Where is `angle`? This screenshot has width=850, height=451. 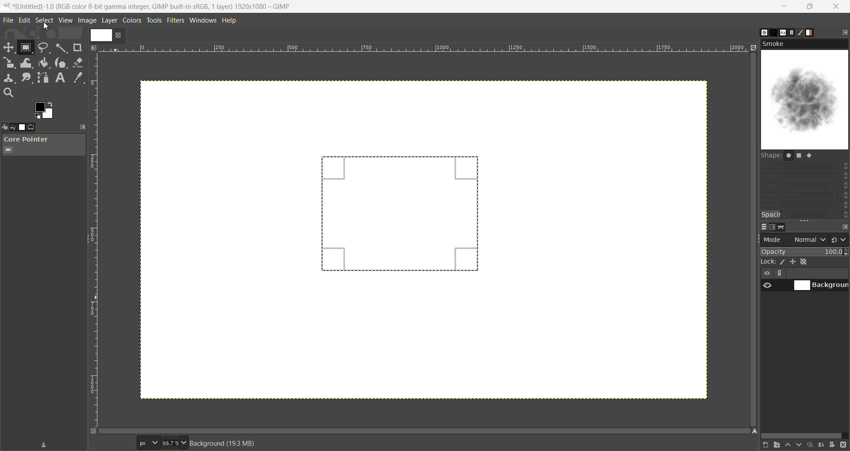
angle is located at coordinates (805, 206).